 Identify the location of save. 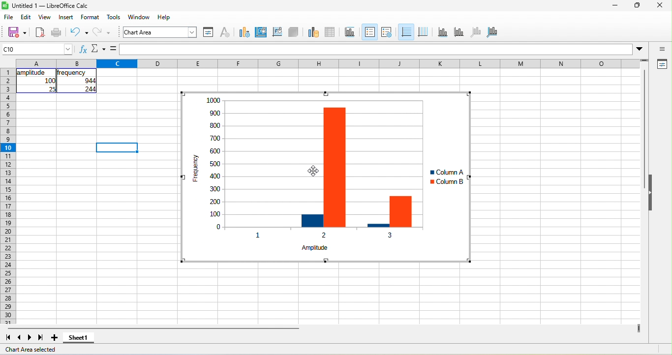
(17, 33).